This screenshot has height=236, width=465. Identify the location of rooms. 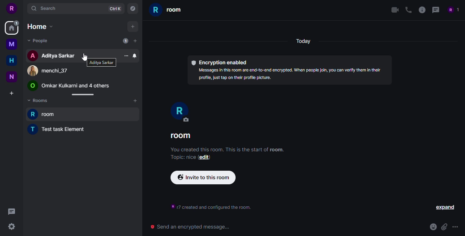
(39, 101).